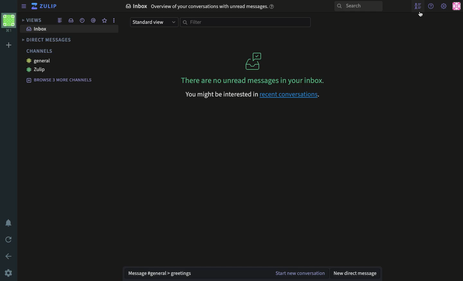 Image resolution: width=463 pixels, height=281 pixels. What do you see at coordinates (36, 61) in the screenshot?
I see `general` at bounding box center [36, 61].